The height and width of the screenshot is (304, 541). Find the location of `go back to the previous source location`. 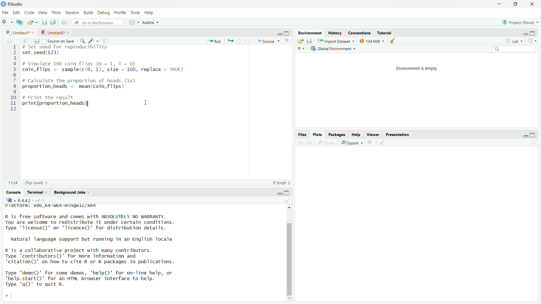

go back to the previous source location is located at coordinates (6, 40).